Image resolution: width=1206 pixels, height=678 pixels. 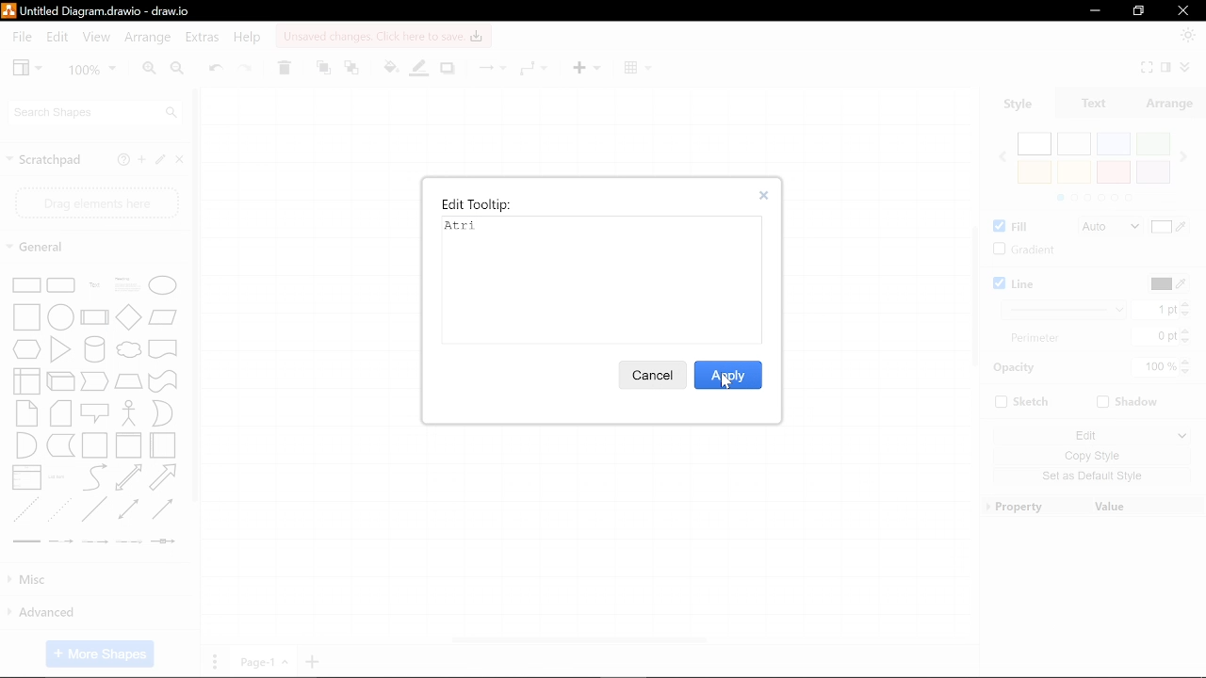 I want to click on Edit tooltip, so click(x=476, y=202).